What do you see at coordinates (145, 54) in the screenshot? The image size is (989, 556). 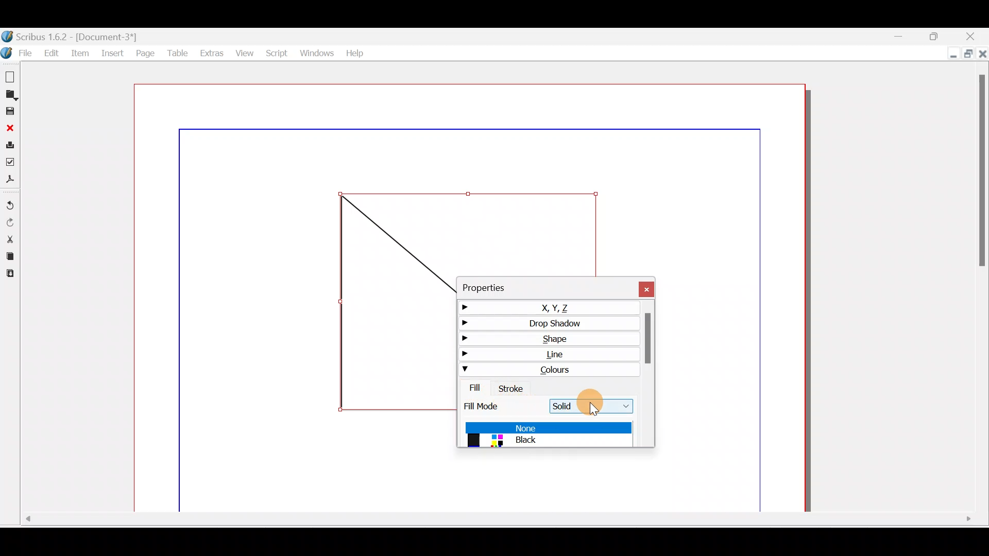 I see `Page` at bounding box center [145, 54].